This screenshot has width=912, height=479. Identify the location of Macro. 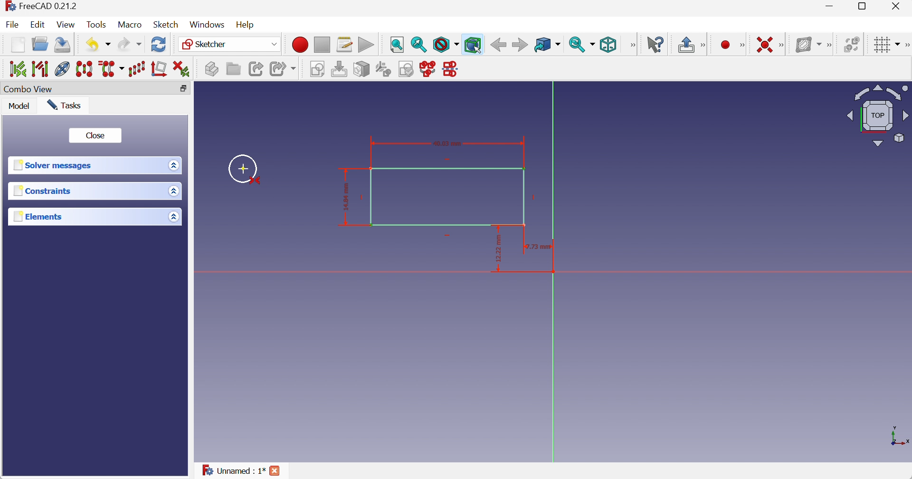
(129, 25).